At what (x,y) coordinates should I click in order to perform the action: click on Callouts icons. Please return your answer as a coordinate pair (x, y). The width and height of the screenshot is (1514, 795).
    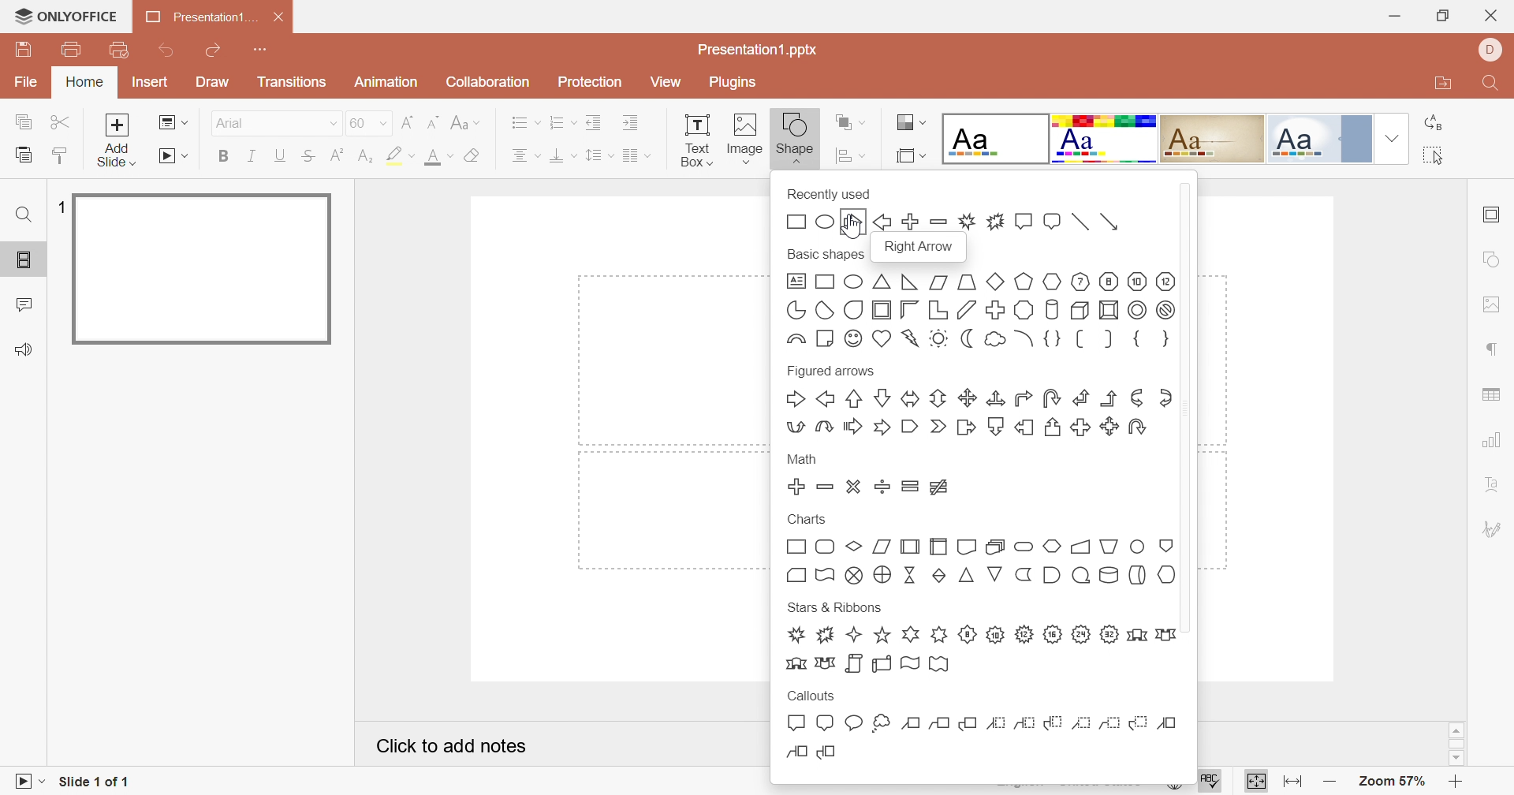
    Looking at the image, I should click on (979, 737).